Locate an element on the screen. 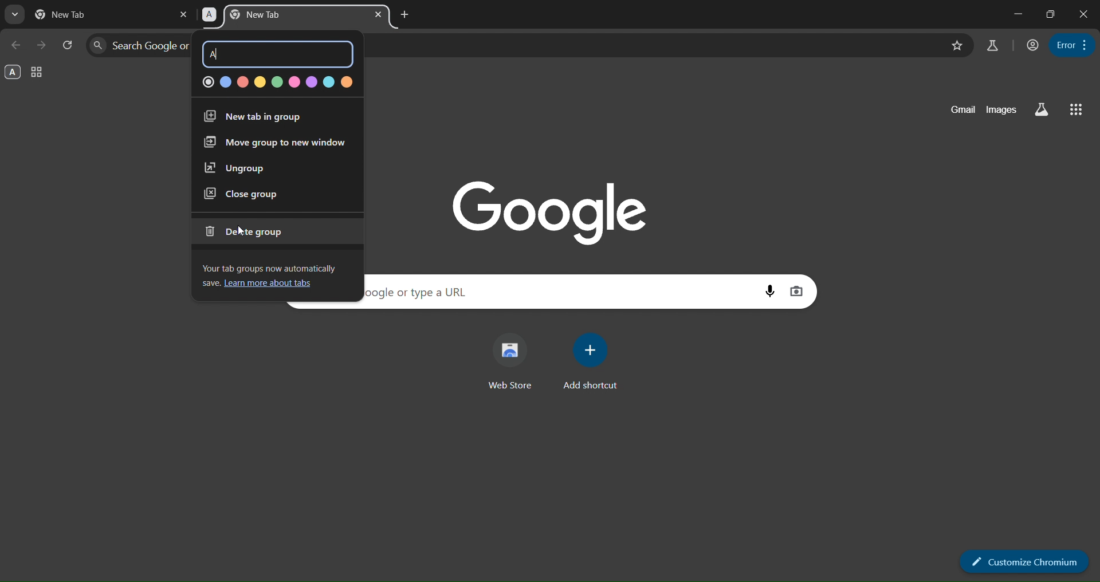 The height and width of the screenshot is (582, 1100). new tab in group is located at coordinates (254, 117).